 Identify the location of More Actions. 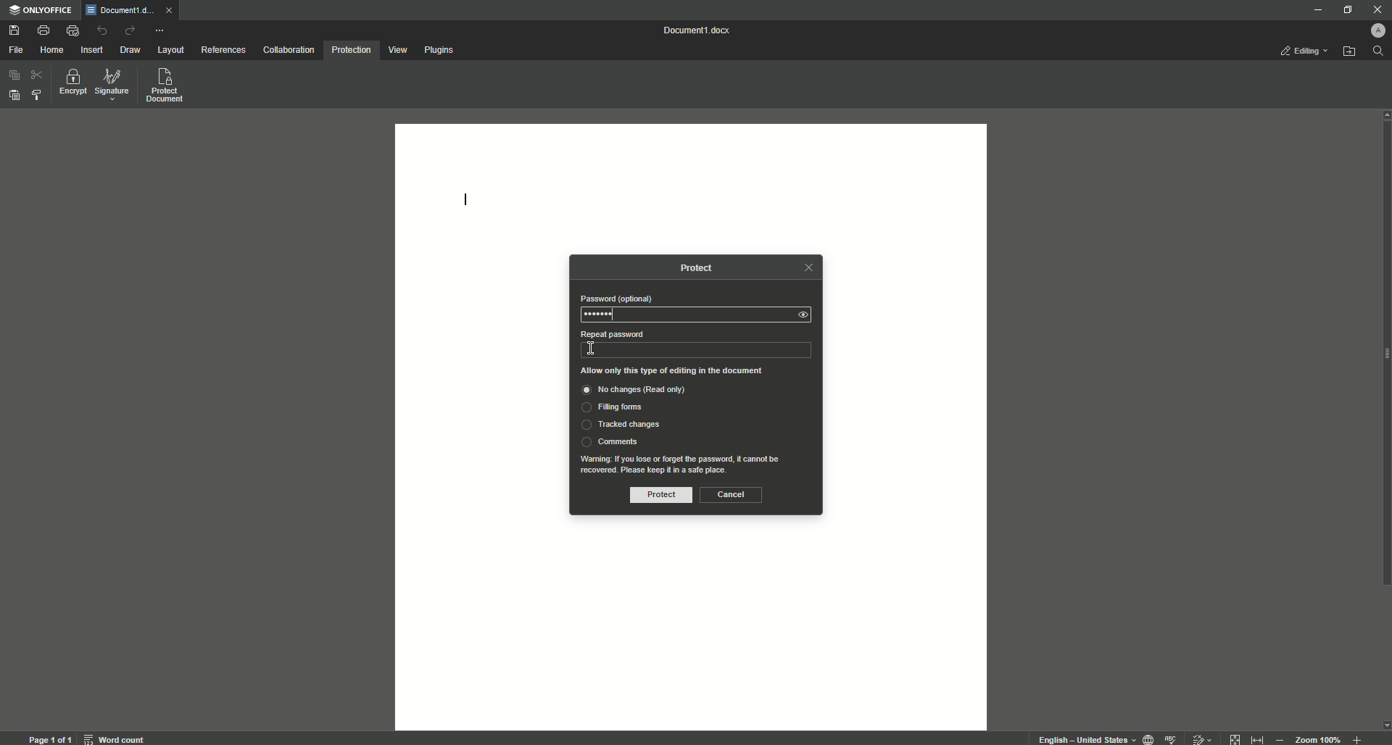
(159, 30).